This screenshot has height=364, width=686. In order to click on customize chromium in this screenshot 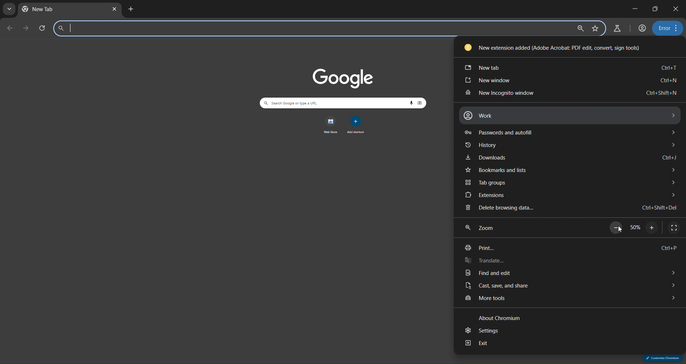, I will do `click(662, 358)`.